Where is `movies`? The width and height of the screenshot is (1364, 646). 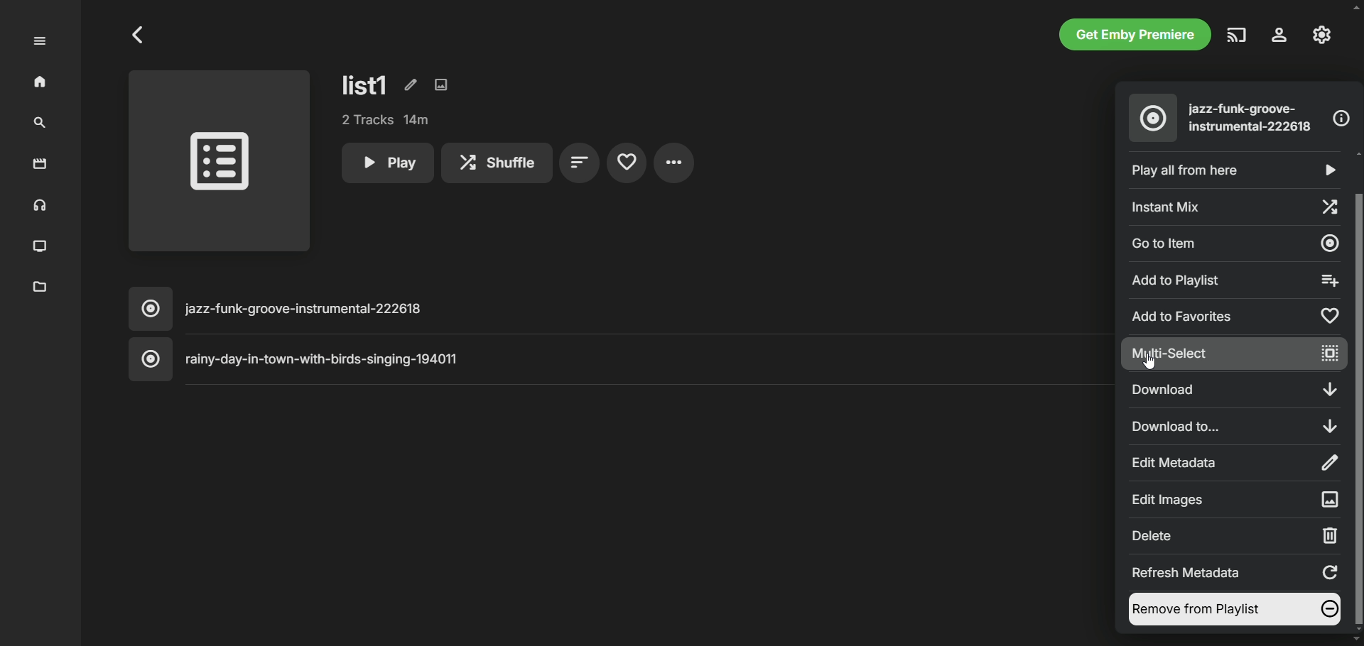 movies is located at coordinates (40, 165).